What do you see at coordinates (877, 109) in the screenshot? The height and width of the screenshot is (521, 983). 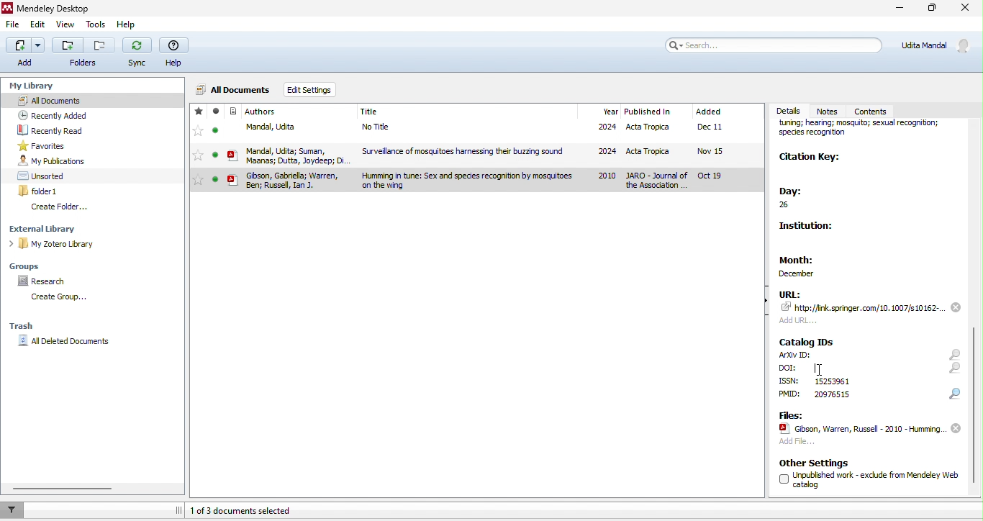 I see `contents` at bounding box center [877, 109].